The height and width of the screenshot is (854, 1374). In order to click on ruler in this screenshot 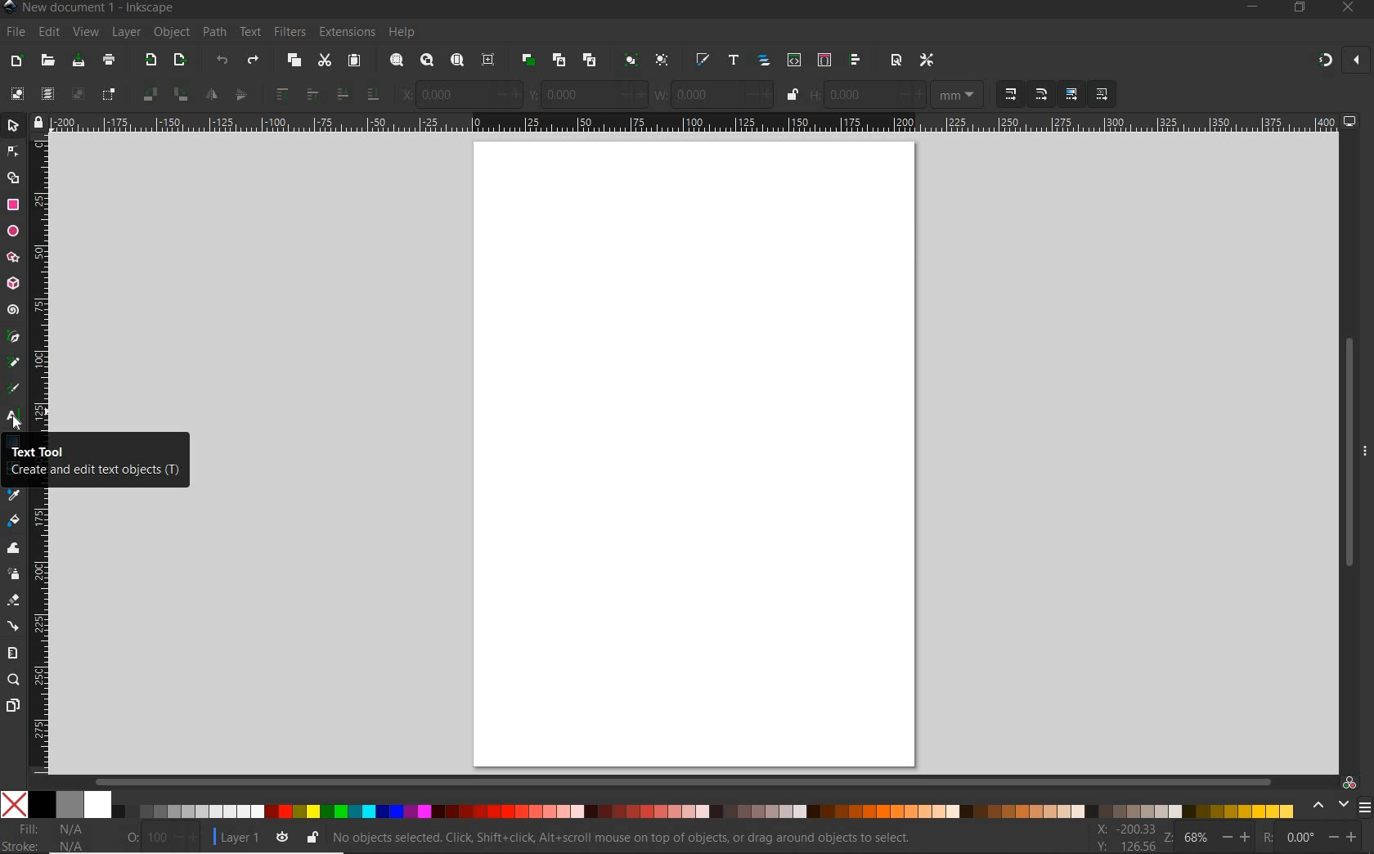, I will do `click(38, 632)`.